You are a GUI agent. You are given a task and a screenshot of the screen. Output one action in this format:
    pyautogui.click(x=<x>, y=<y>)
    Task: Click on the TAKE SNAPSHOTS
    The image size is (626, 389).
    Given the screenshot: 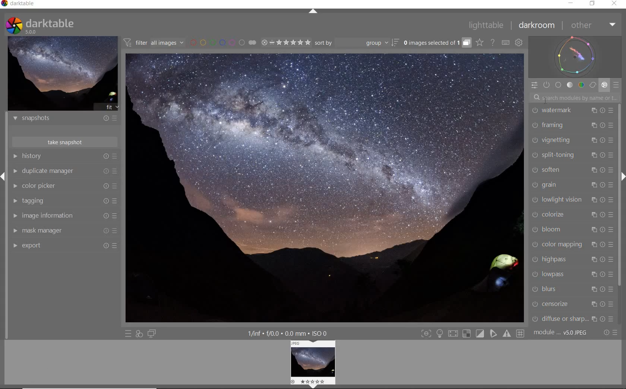 What is the action you would take?
    pyautogui.click(x=65, y=142)
    